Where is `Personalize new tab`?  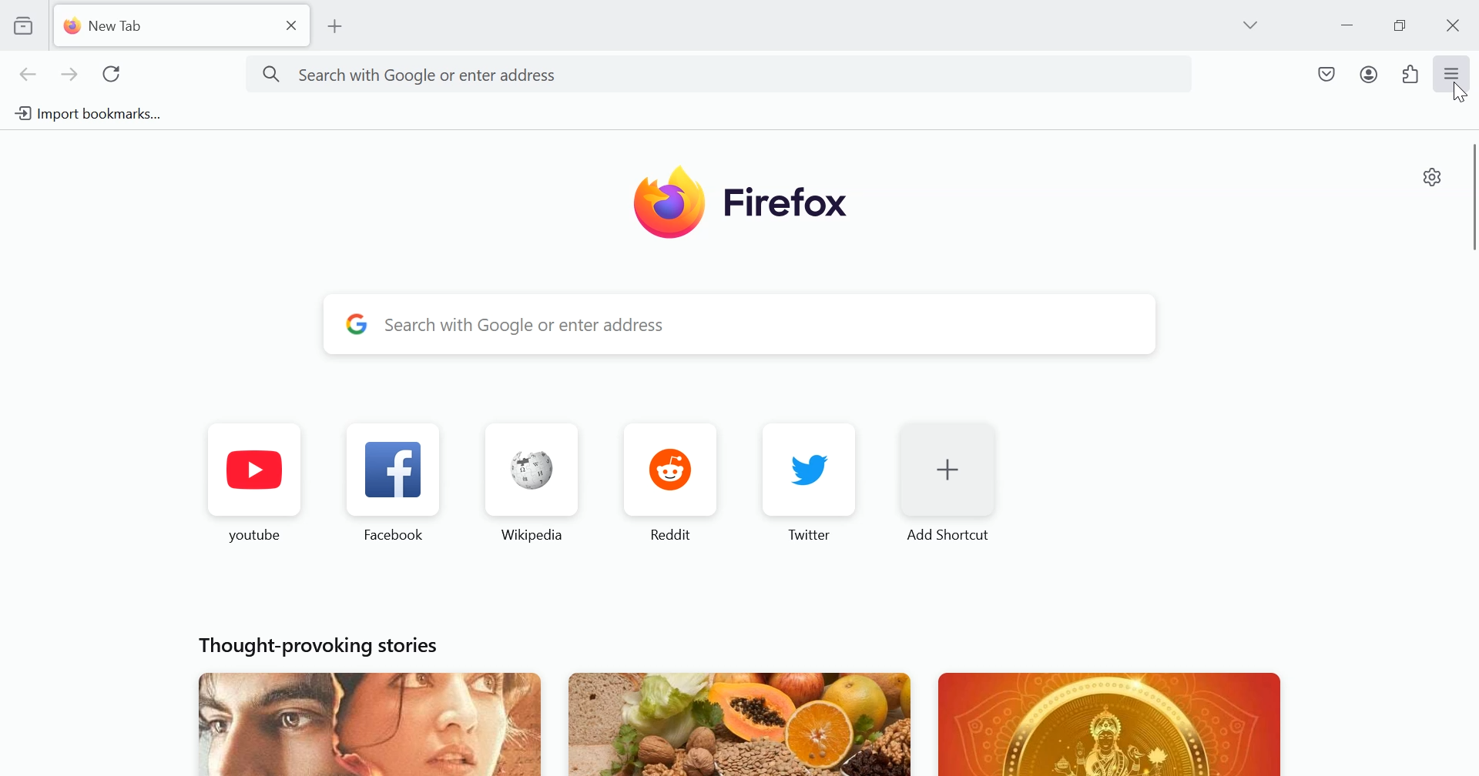
Personalize new tab is located at coordinates (1432, 176).